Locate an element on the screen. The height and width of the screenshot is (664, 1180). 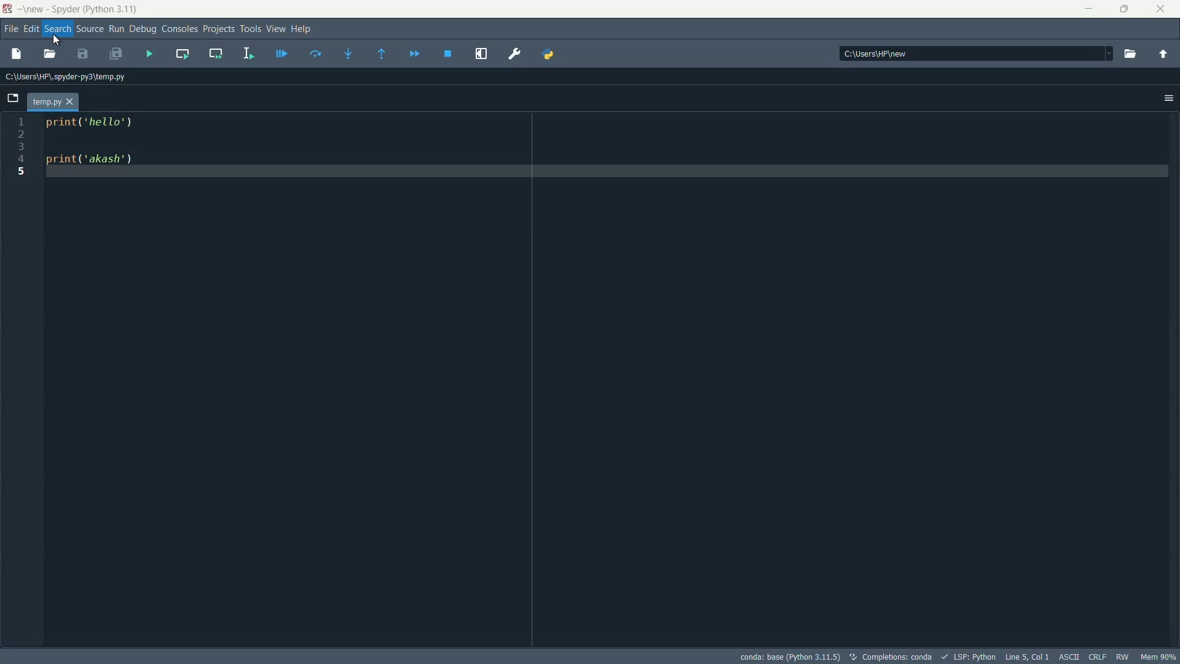
consoles menu is located at coordinates (178, 28).